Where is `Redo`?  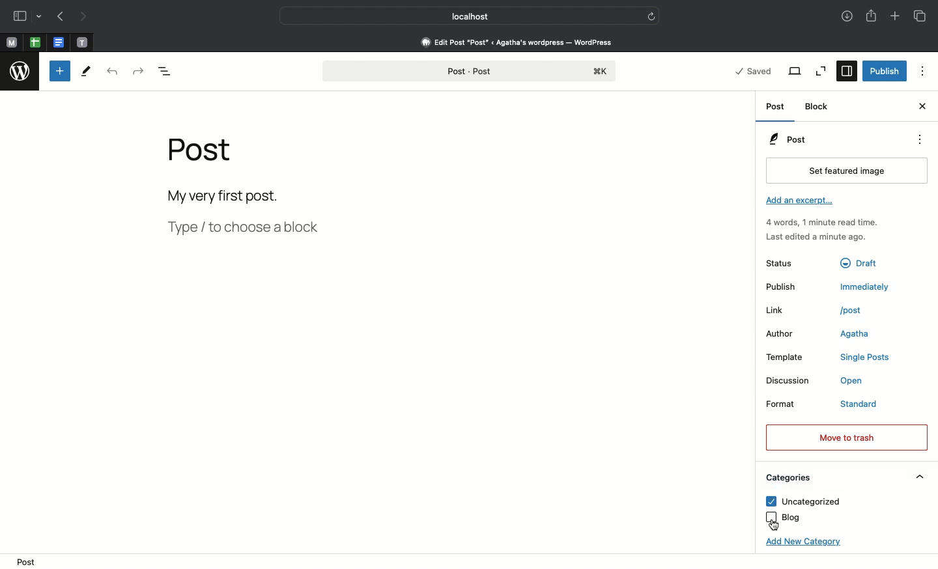 Redo is located at coordinates (139, 72).